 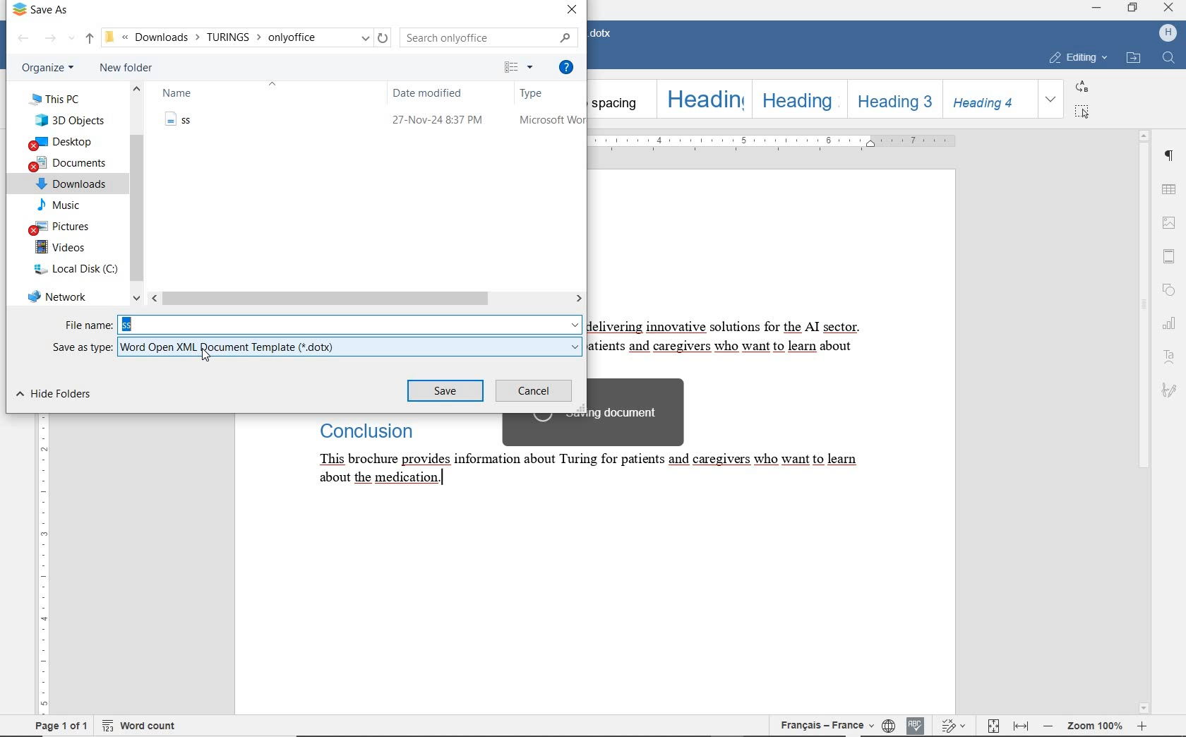 I want to click on TEXT, so click(x=738, y=426).